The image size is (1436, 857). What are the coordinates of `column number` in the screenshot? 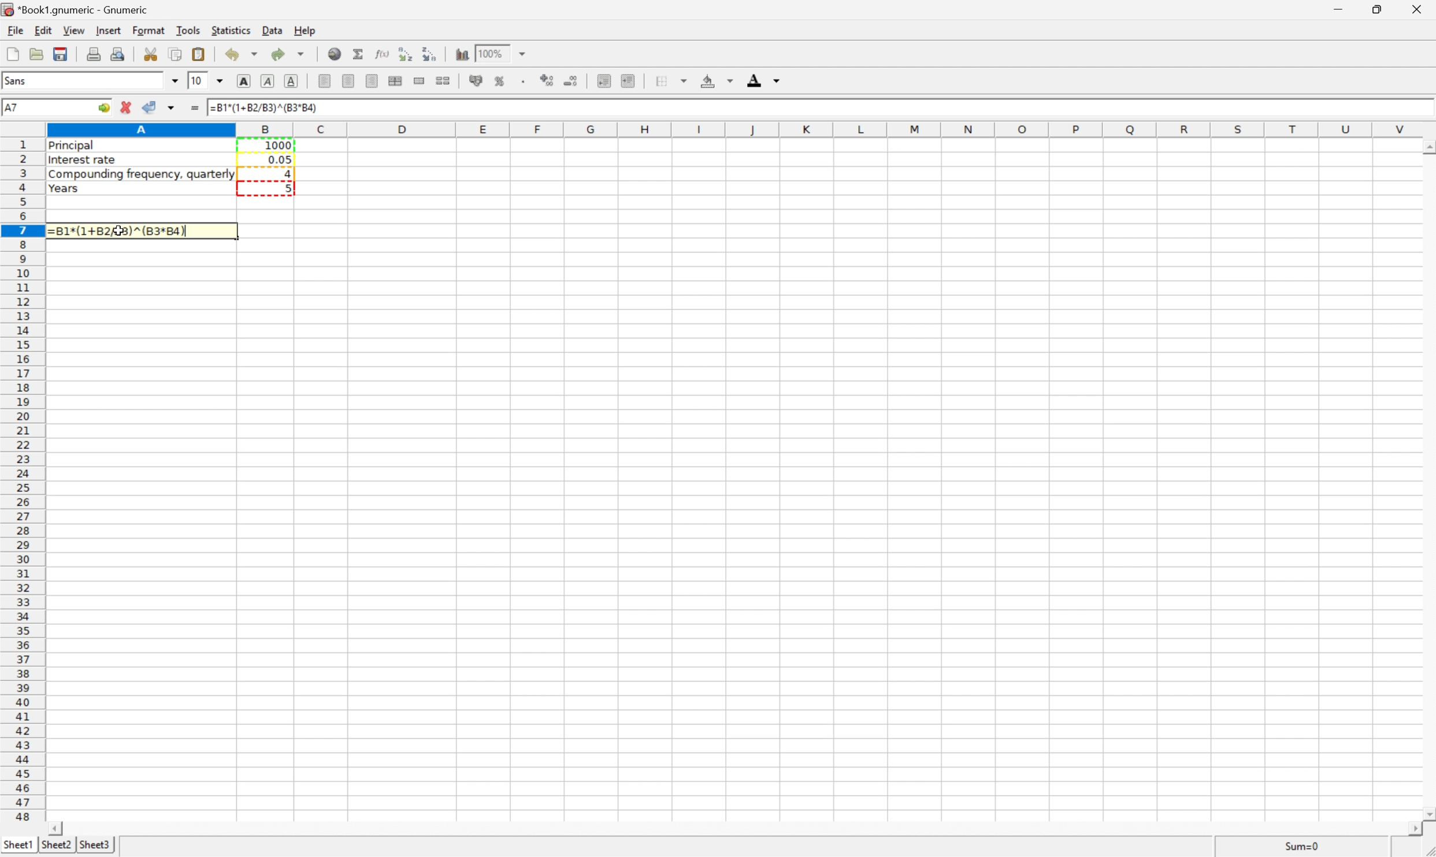 It's located at (739, 129).